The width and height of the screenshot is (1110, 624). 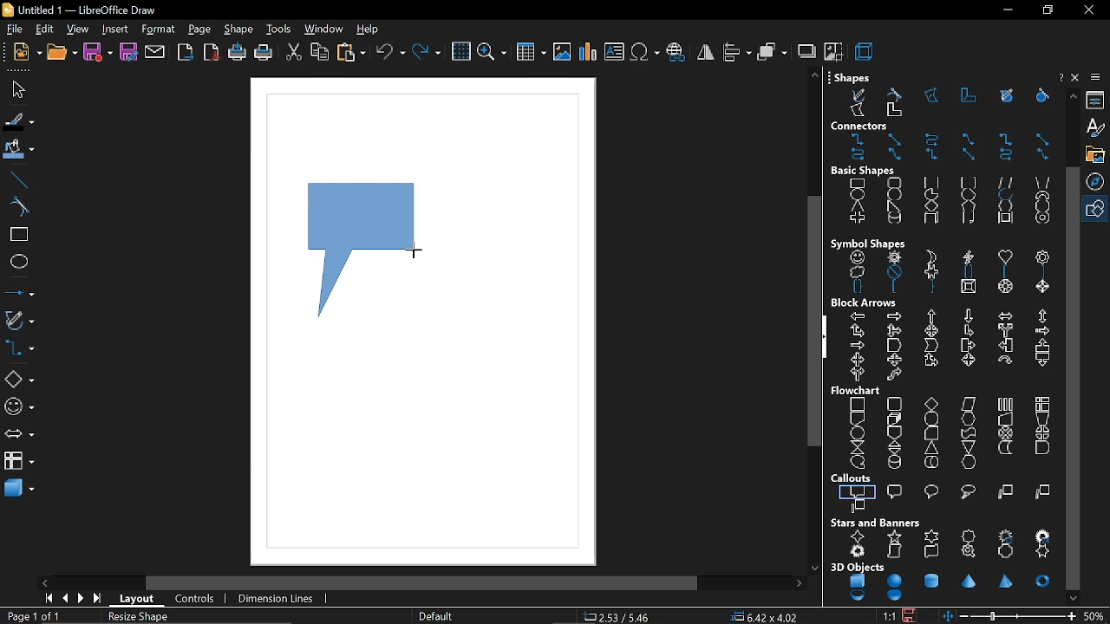 What do you see at coordinates (825, 338) in the screenshot?
I see `hide` at bounding box center [825, 338].